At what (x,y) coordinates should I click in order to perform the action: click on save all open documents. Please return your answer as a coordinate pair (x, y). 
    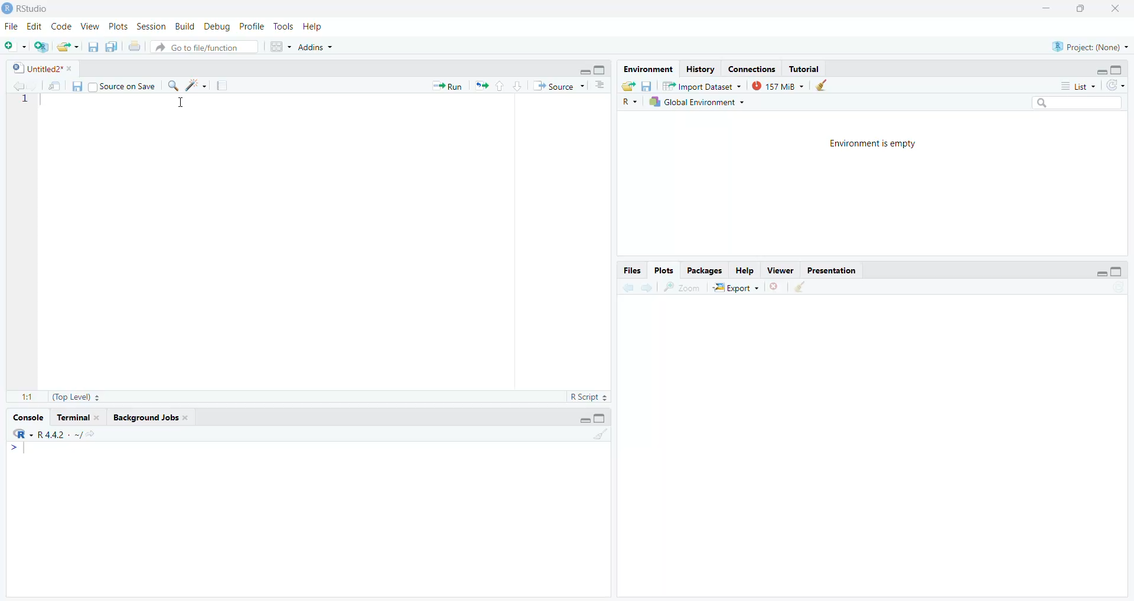
    Looking at the image, I should click on (110, 47).